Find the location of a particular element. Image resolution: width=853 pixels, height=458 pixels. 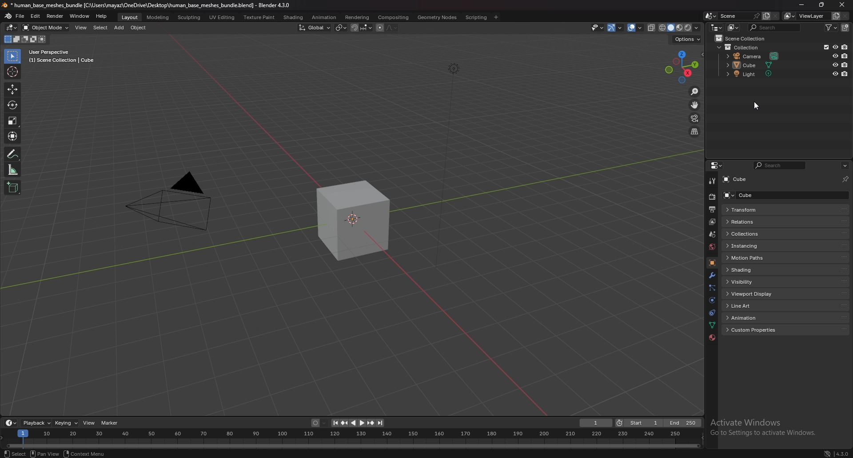

object is located at coordinates (712, 263).